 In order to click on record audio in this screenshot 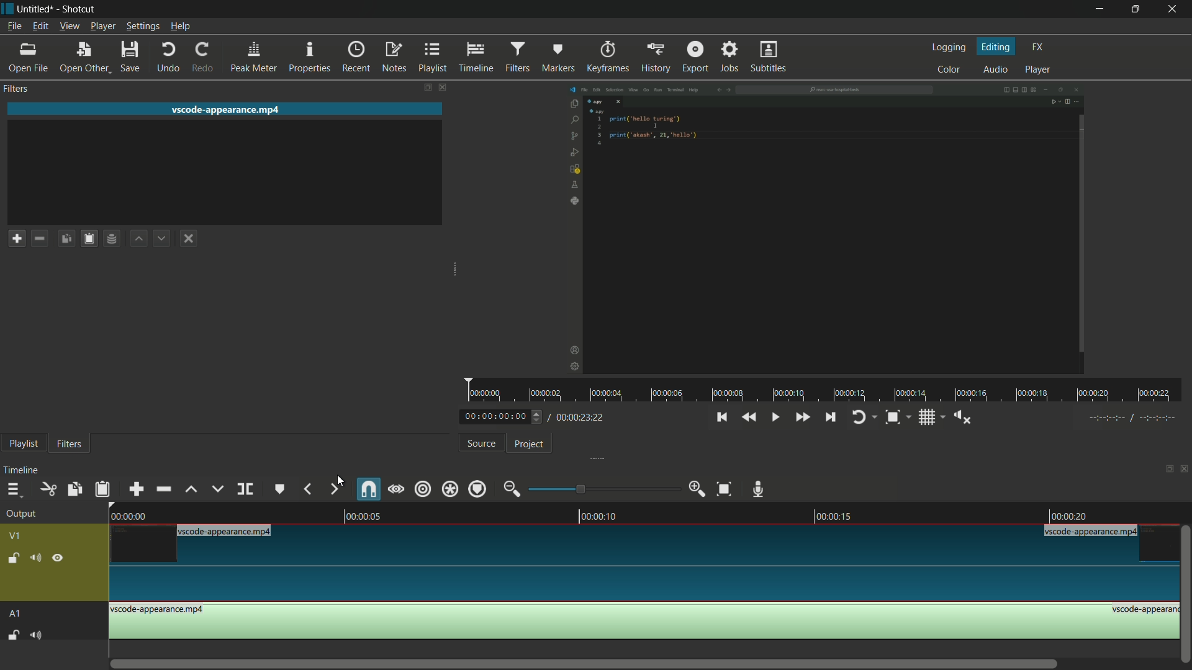, I will do `click(759, 488)`.